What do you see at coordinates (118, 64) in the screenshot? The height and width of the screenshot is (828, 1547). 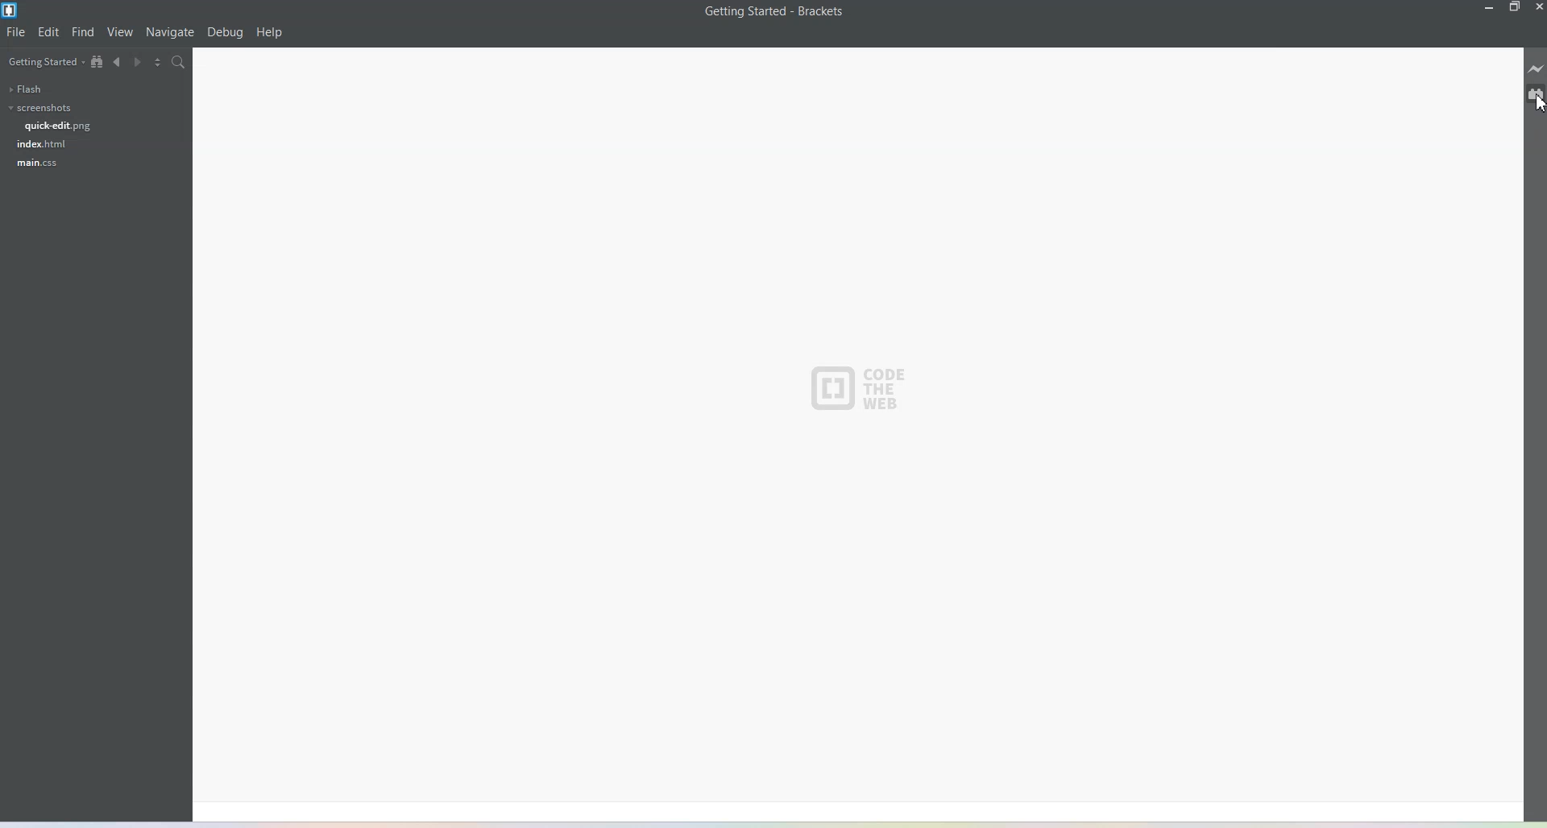 I see `Navigate Backwards` at bounding box center [118, 64].